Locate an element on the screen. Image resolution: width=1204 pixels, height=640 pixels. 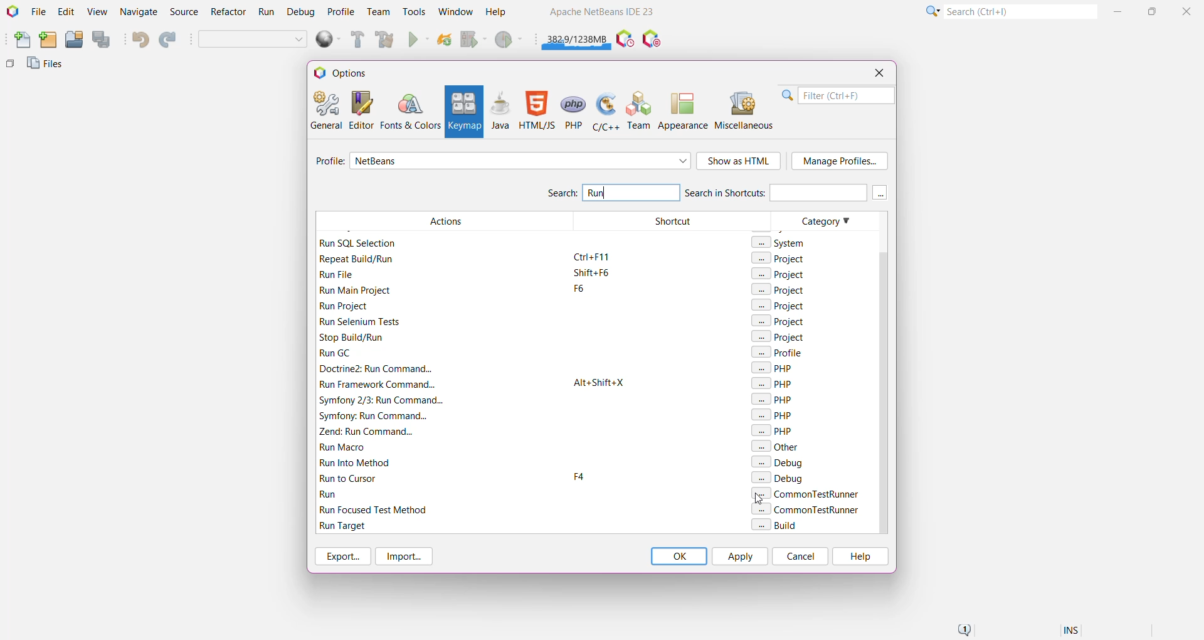
C/C++ is located at coordinates (605, 110).